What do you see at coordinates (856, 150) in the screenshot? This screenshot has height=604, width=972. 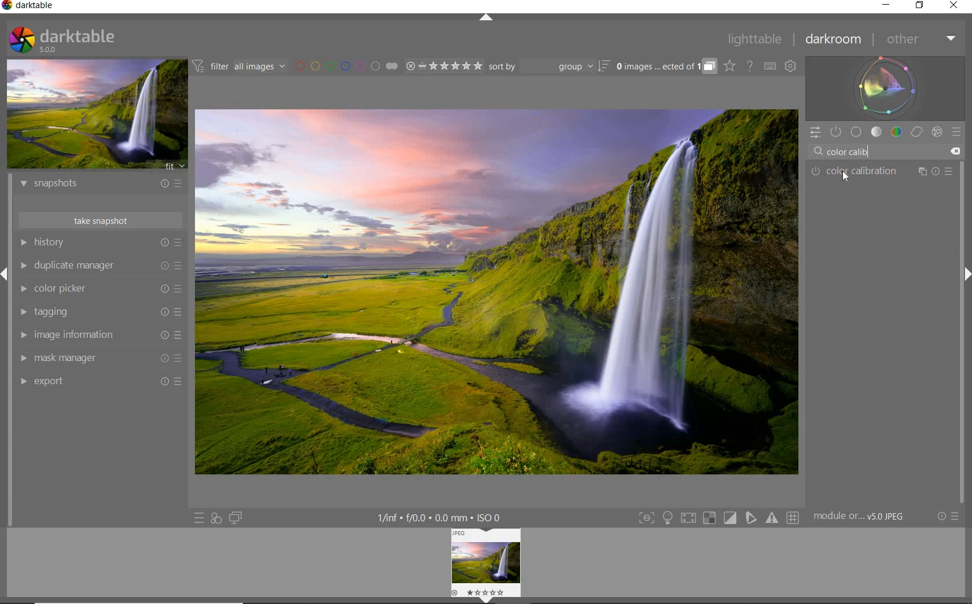 I see `INPUT VALUE` at bounding box center [856, 150].